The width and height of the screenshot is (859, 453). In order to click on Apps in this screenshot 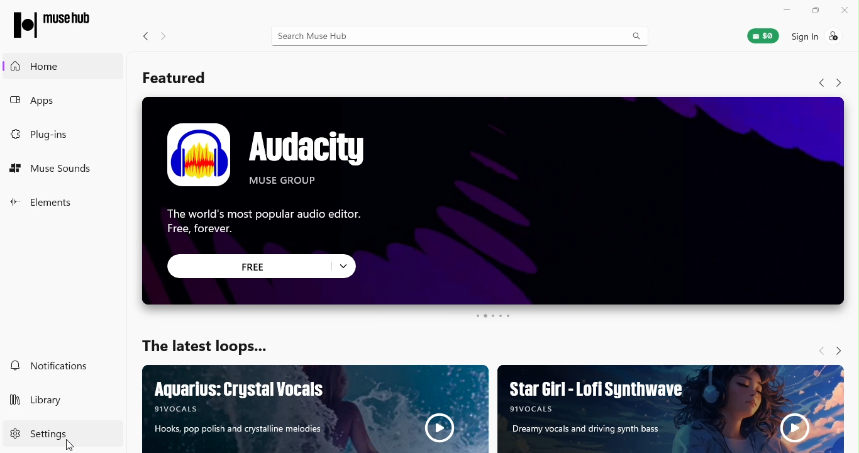, I will do `click(53, 101)`.